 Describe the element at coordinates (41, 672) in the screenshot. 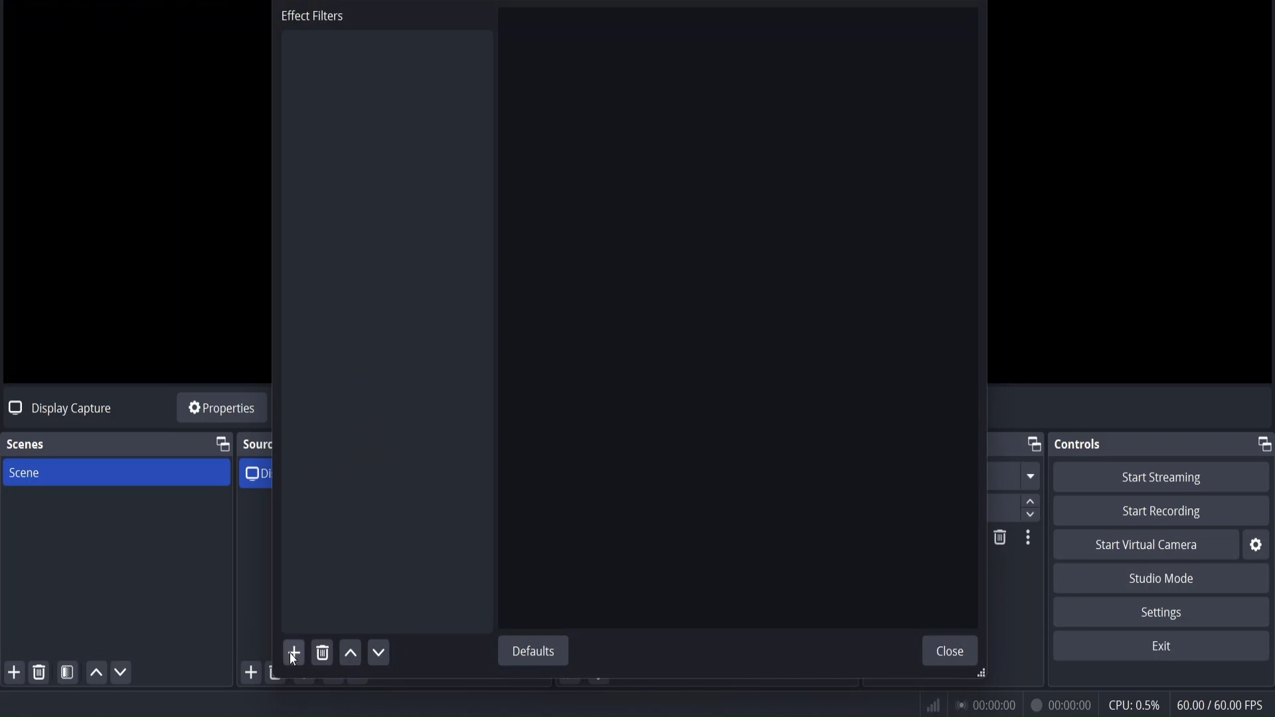

I see `remove selected scene` at that location.